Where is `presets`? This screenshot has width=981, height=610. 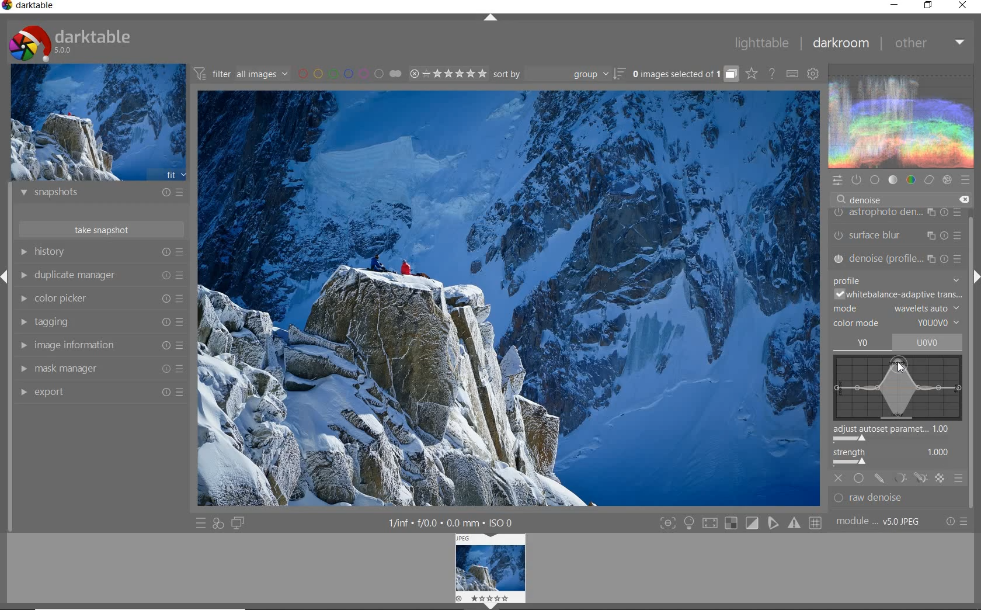 presets is located at coordinates (965, 178).